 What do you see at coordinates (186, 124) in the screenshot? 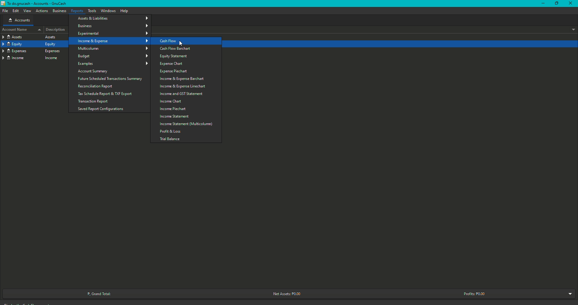
I see `Multicolumn` at bounding box center [186, 124].